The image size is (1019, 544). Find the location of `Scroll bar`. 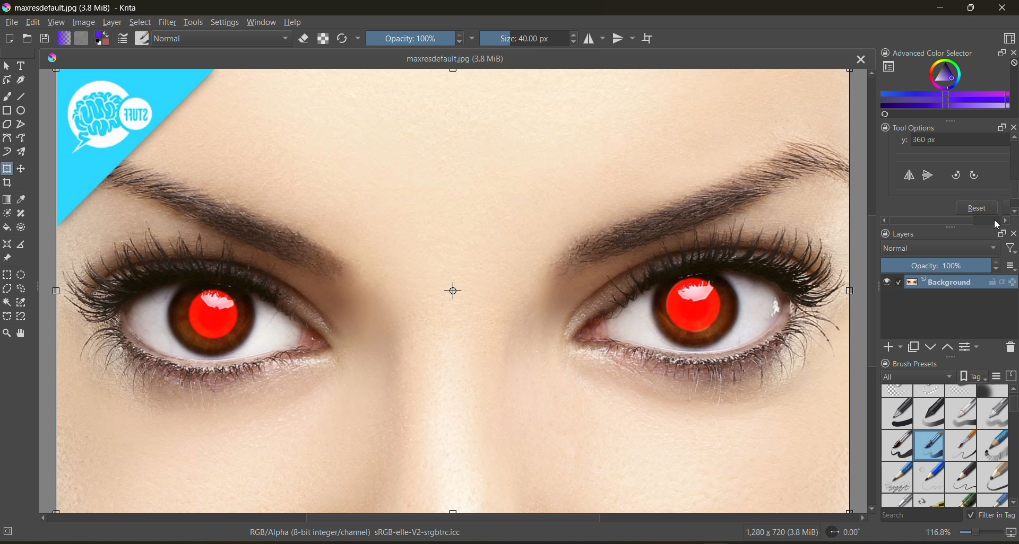

Scroll bar is located at coordinates (1015, 177).